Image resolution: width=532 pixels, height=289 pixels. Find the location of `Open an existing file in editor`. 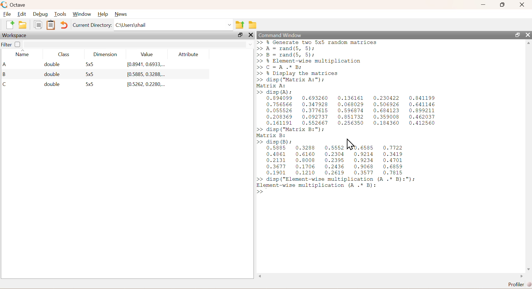

Open an existing file in editor is located at coordinates (23, 26).